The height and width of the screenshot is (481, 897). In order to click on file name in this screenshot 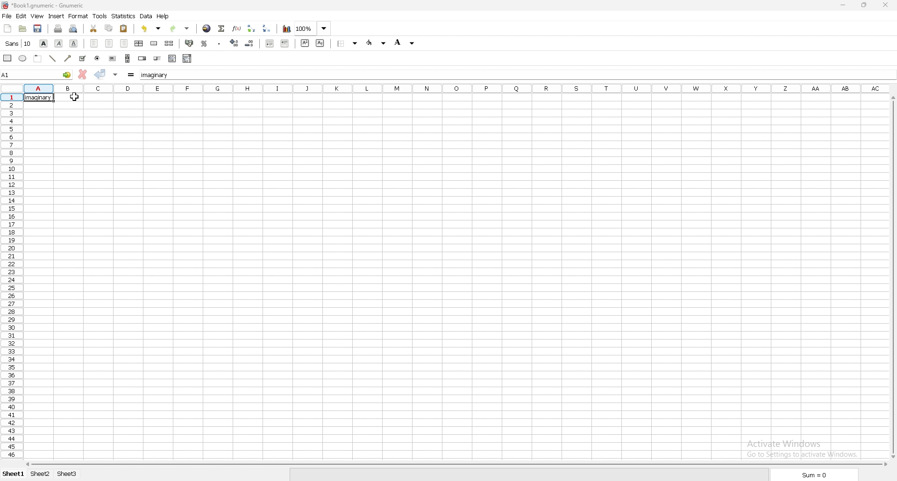, I will do `click(43, 6)`.